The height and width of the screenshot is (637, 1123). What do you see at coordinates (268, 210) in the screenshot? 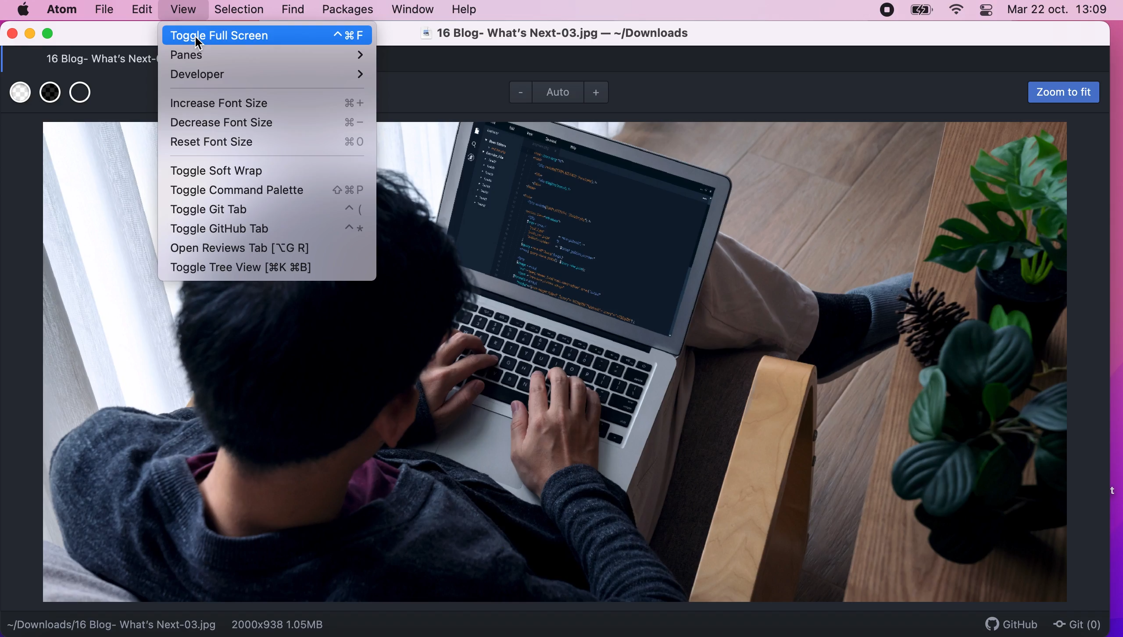
I see `toggle git tab` at bounding box center [268, 210].